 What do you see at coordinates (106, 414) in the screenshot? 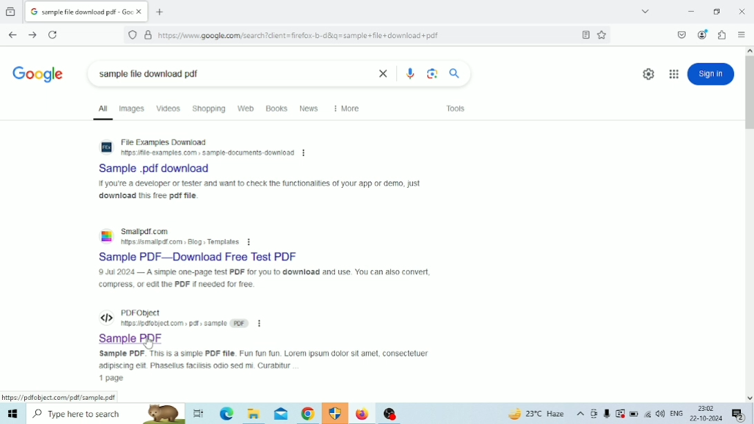
I see `Type here to search` at bounding box center [106, 414].